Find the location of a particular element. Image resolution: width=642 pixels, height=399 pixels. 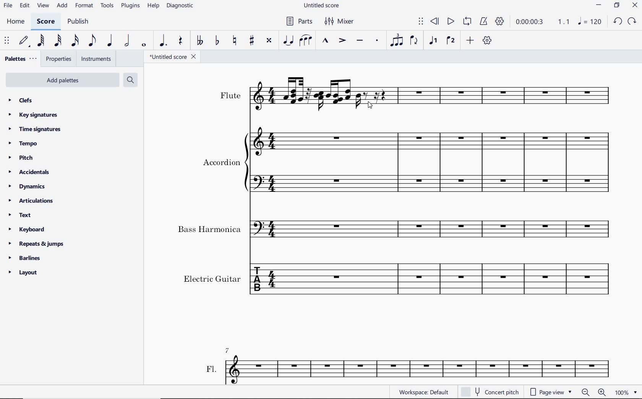

32nd note is located at coordinates (58, 41).